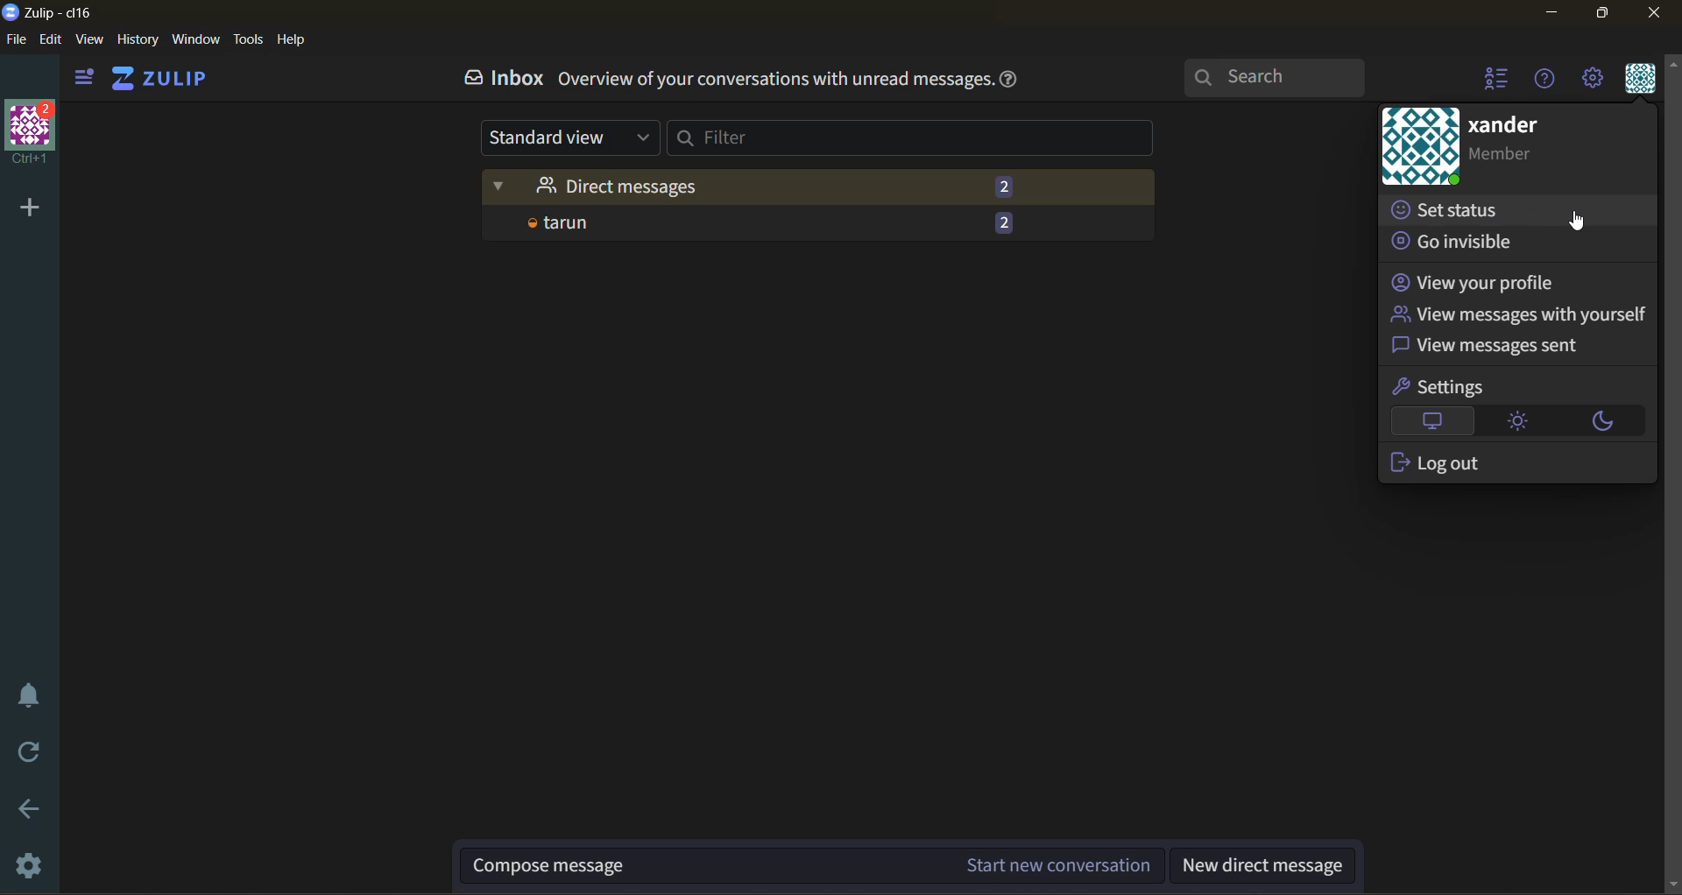  What do you see at coordinates (51, 13) in the screenshot?
I see `app name and organisation name` at bounding box center [51, 13].